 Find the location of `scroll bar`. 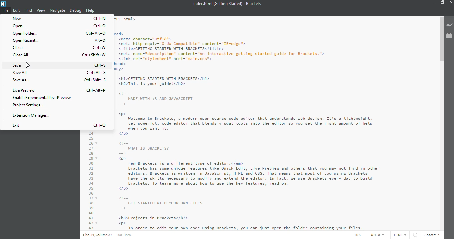

scroll bar is located at coordinates (440, 39).